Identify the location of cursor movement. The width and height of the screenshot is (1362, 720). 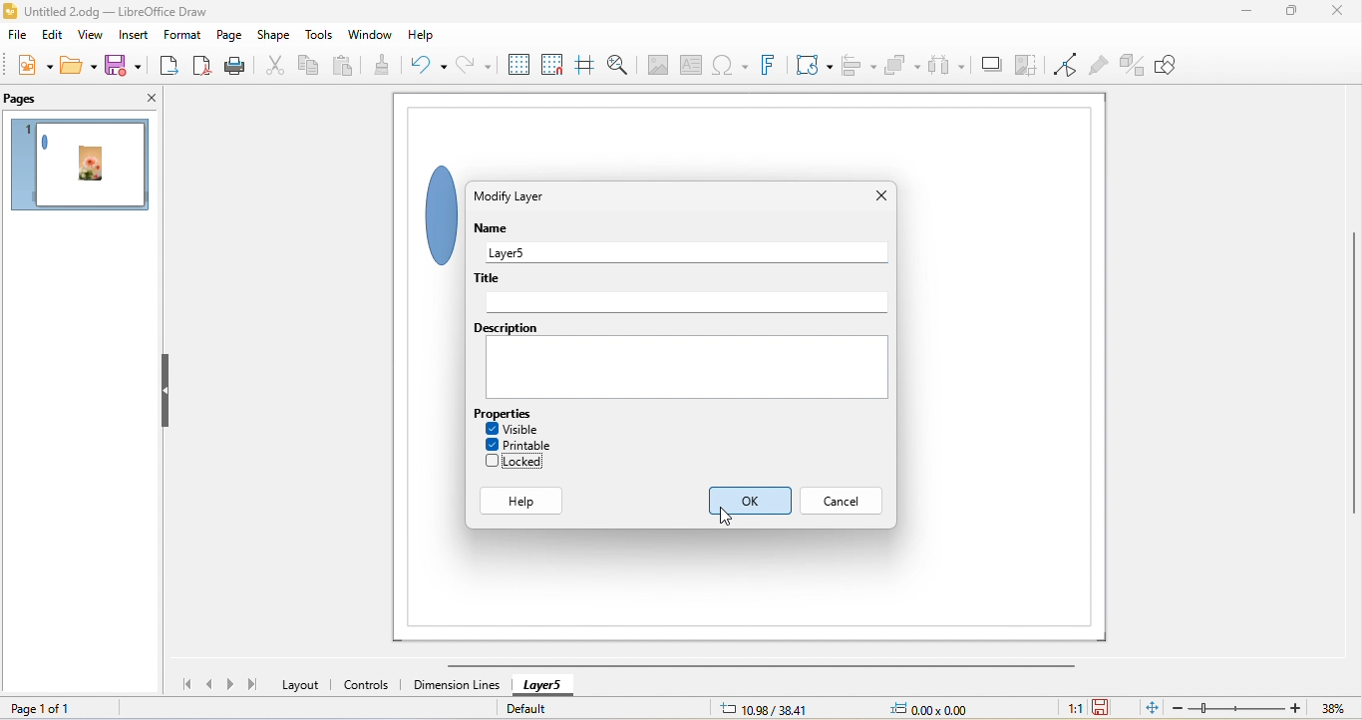
(726, 516).